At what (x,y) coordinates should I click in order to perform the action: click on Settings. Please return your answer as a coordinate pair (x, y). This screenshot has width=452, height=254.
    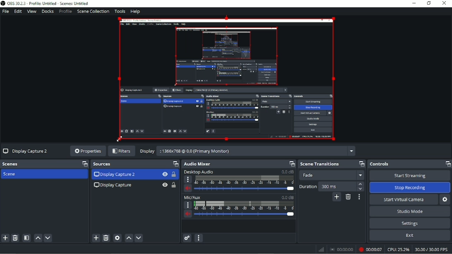
    Looking at the image, I should click on (411, 223).